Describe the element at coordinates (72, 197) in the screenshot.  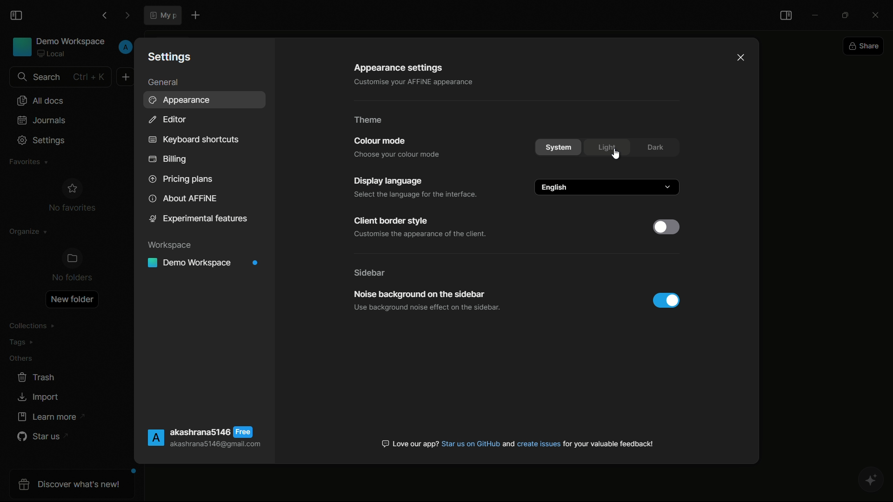
I see `no favorites` at that location.